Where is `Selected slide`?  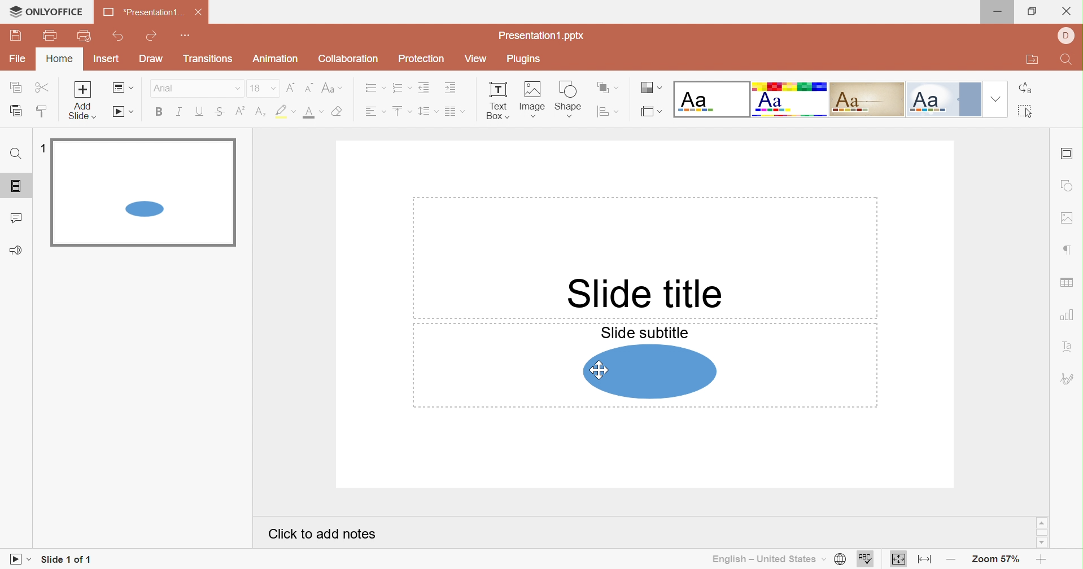 Selected slide is located at coordinates (143, 192).